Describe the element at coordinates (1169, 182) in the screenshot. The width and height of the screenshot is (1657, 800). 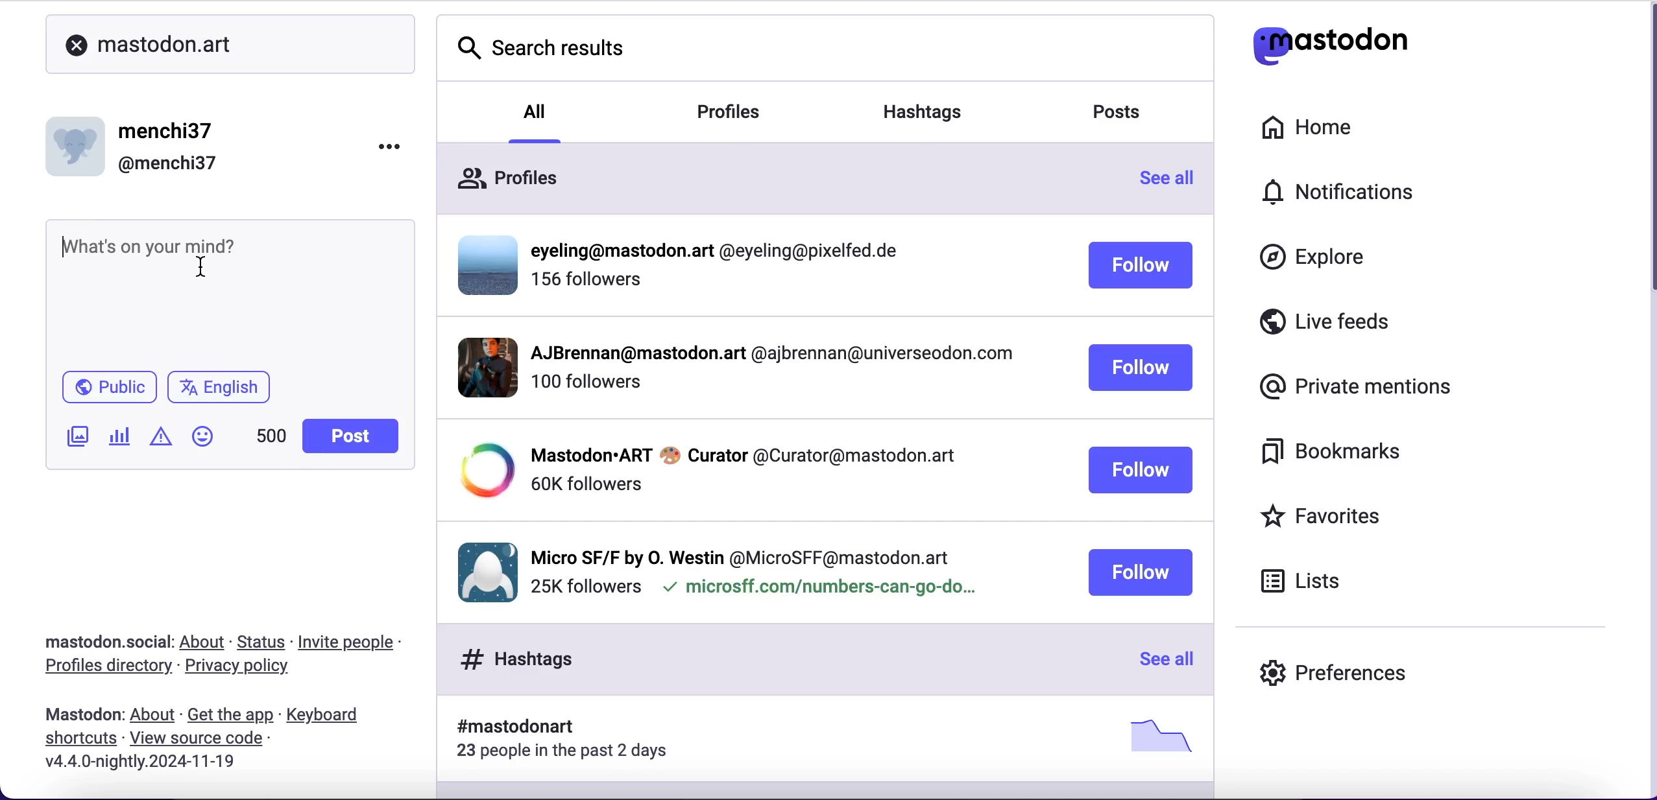
I see `see all` at that location.